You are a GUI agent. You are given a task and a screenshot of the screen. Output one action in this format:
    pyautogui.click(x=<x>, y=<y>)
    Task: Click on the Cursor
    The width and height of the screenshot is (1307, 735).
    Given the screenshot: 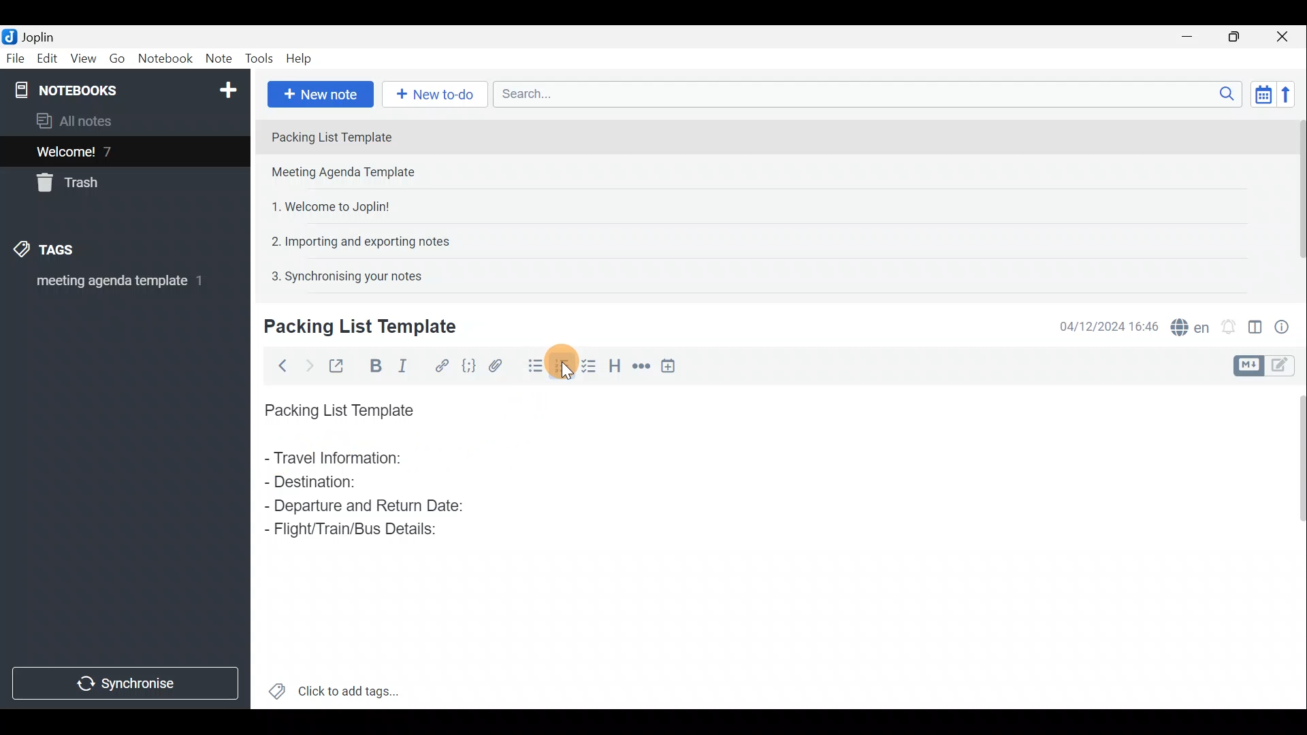 What is the action you would take?
    pyautogui.click(x=564, y=370)
    